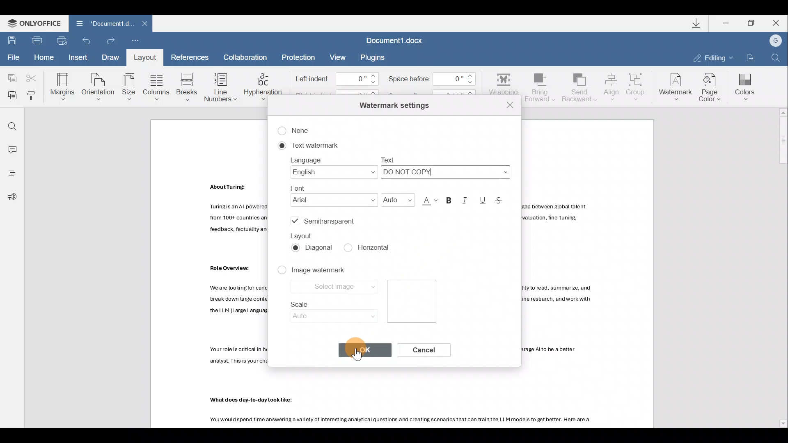 The width and height of the screenshot is (788, 443). I want to click on Account name, so click(775, 40).